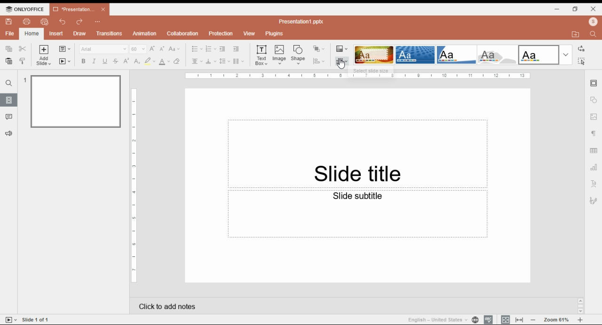 Image resolution: width=602 pixels, height=325 pixels. What do you see at coordinates (196, 62) in the screenshot?
I see `horizontal alignment` at bounding box center [196, 62].